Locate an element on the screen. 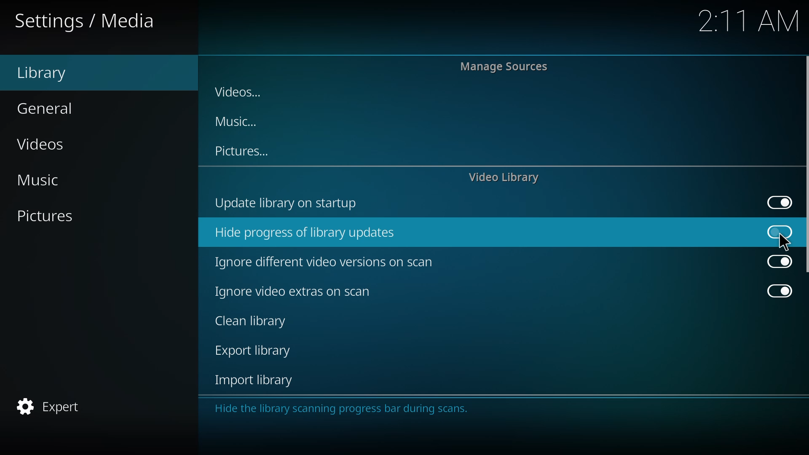 The image size is (809, 455). manage sources is located at coordinates (507, 67).